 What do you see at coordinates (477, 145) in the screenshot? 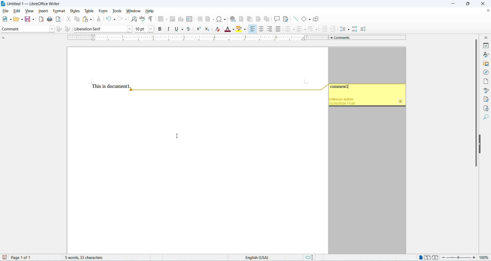
I see `vertical scroll bar` at bounding box center [477, 145].